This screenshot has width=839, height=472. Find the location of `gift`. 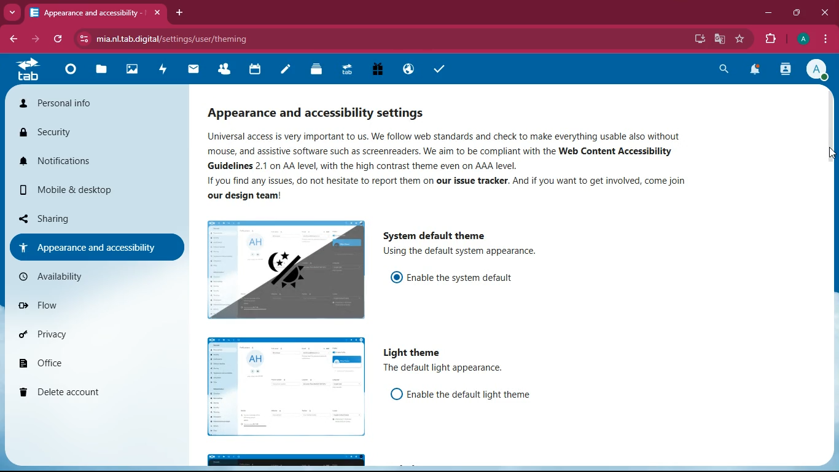

gift is located at coordinates (378, 69).